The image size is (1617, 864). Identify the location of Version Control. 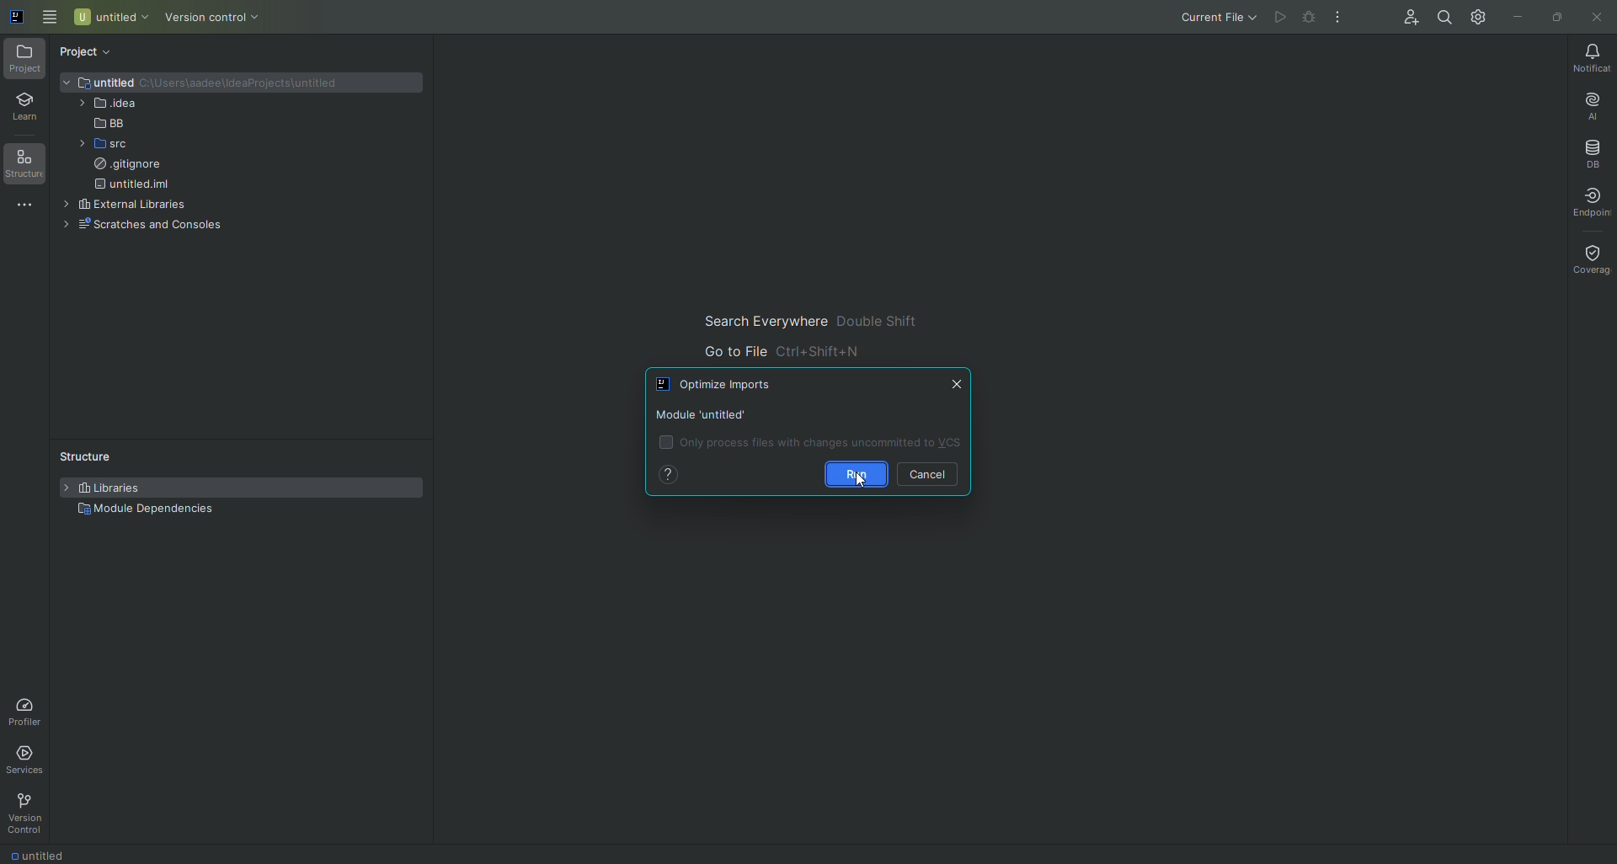
(218, 19).